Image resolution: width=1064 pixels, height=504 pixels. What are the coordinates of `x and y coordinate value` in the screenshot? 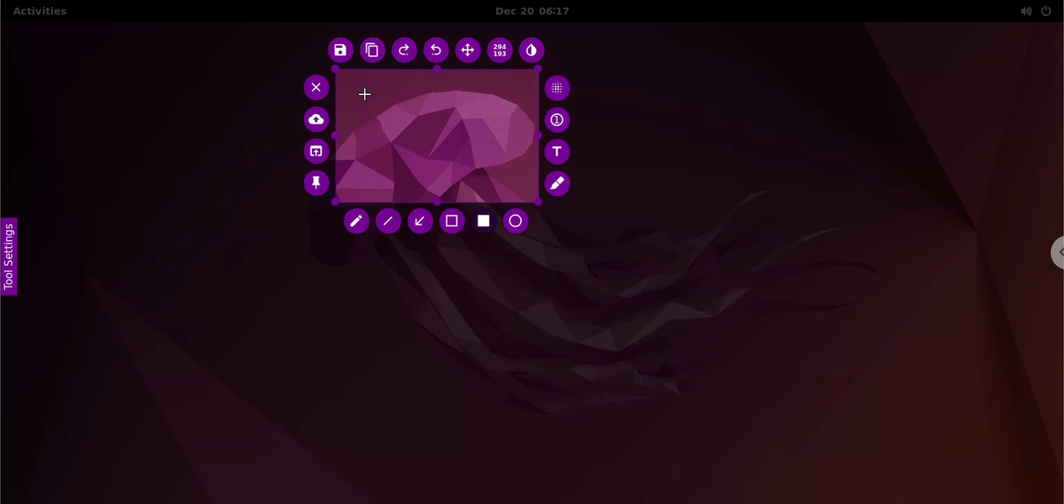 It's located at (501, 52).